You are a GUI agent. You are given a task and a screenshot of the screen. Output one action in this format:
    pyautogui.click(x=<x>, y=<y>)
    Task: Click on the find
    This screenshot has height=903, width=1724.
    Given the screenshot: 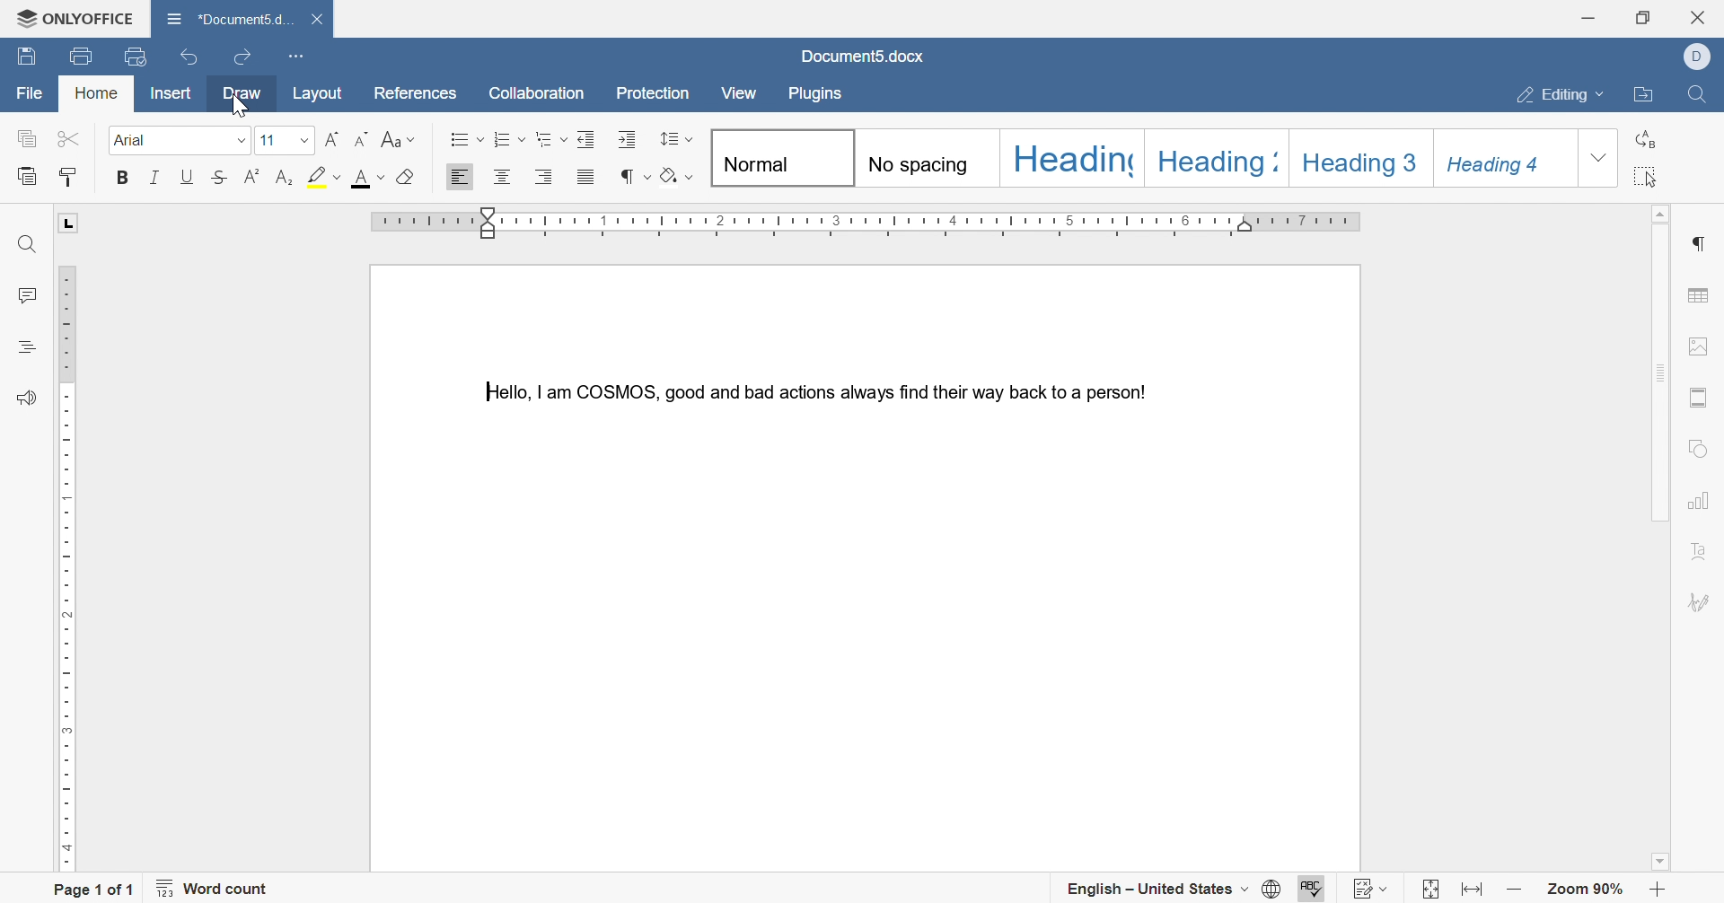 What is the action you would take?
    pyautogui.click(x=1694, y=99)
    